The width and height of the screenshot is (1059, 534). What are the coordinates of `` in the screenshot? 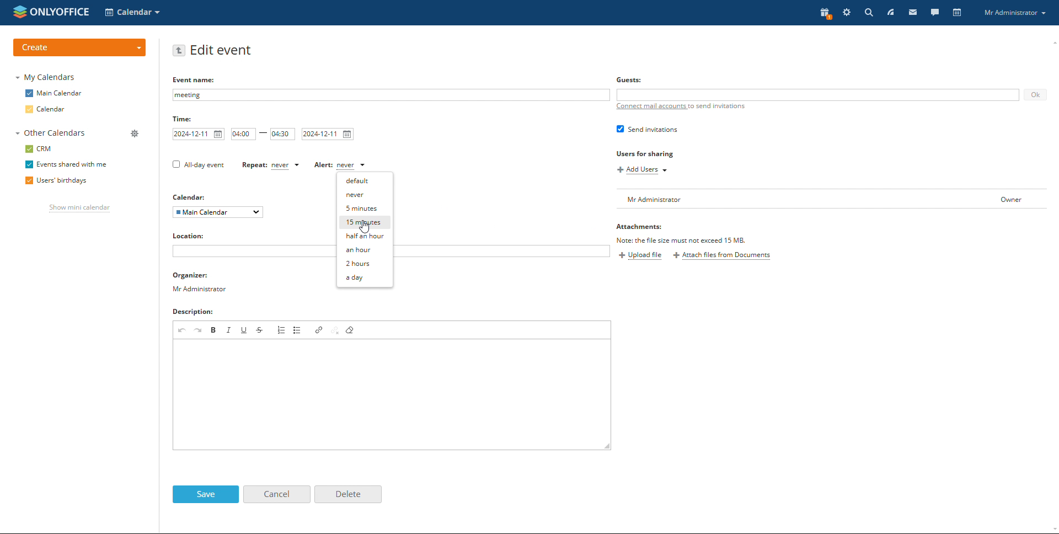 It's located at (630, 80).